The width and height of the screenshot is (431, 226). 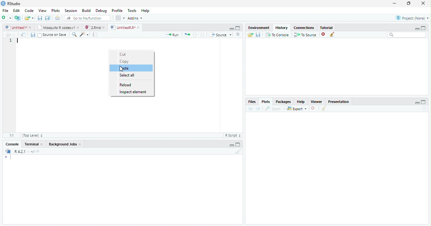 What do you see at coordinates (417, 28) in the screenshot?
I see `Minimize` at bounding box center [417, 28].